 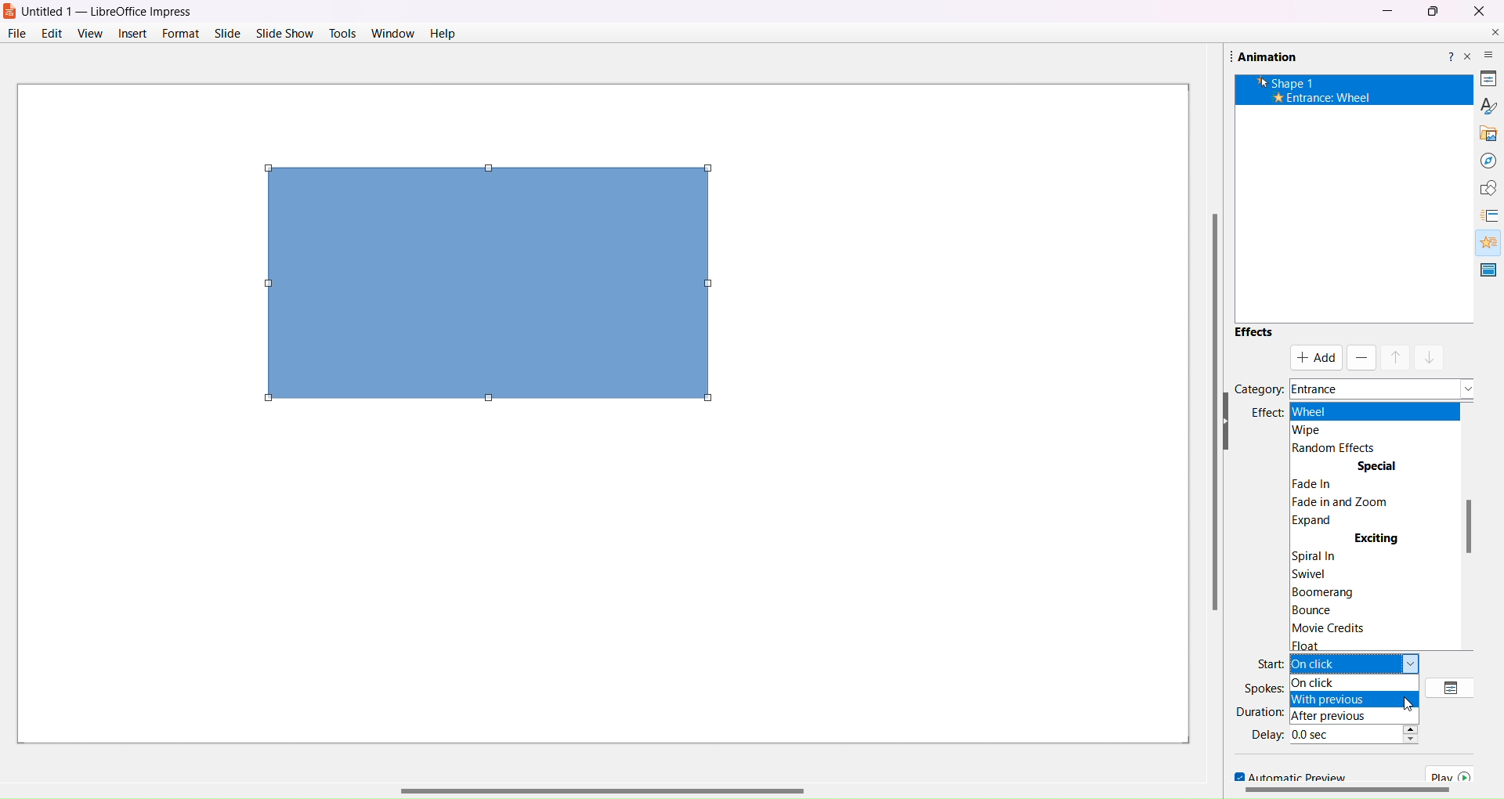 What do you see at coordinates (1474, 421) in the screenshot?
I see `Hide` at bounding box center [1474, 421].